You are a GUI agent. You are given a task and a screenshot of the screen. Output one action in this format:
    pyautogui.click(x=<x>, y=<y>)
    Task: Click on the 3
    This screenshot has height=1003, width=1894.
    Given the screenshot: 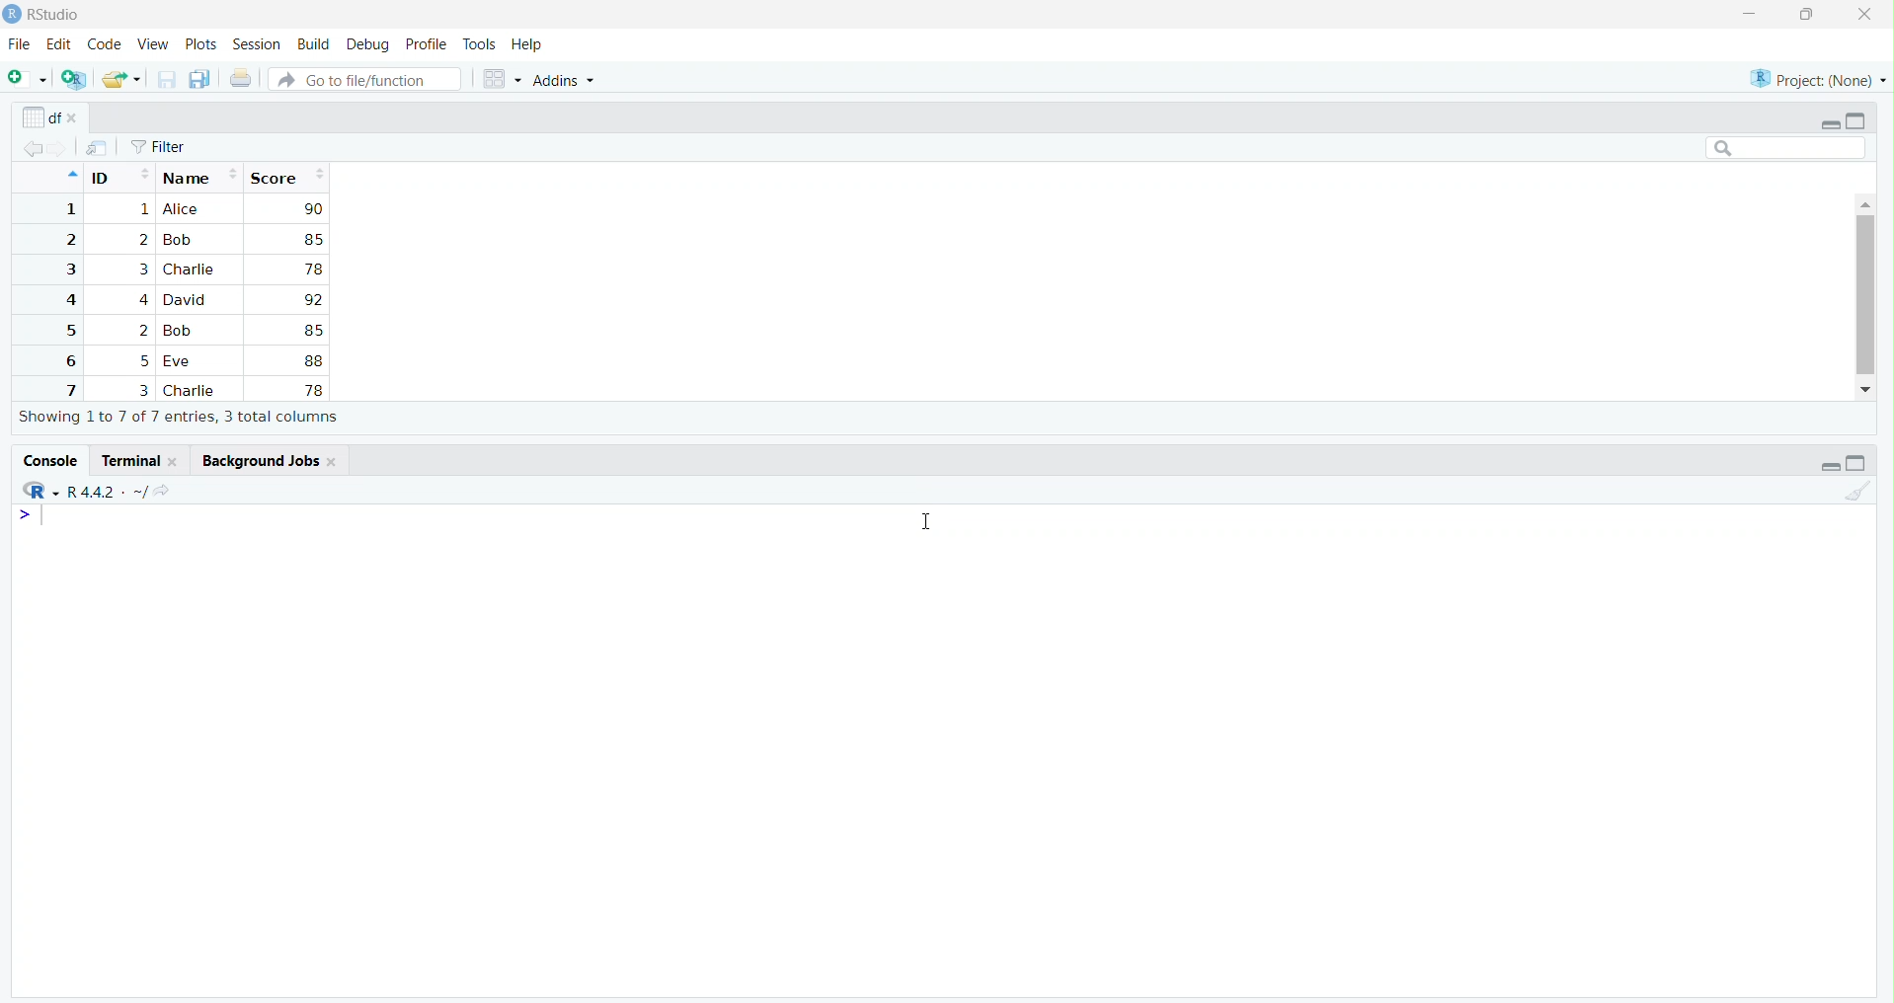 What is the action you would take?
    pyautogui.click(x=142, y=390)
    